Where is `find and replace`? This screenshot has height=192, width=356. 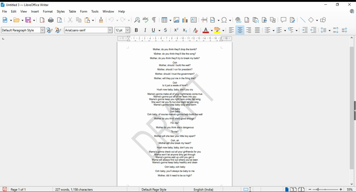 find and replace is located at coordinates (137, 20).